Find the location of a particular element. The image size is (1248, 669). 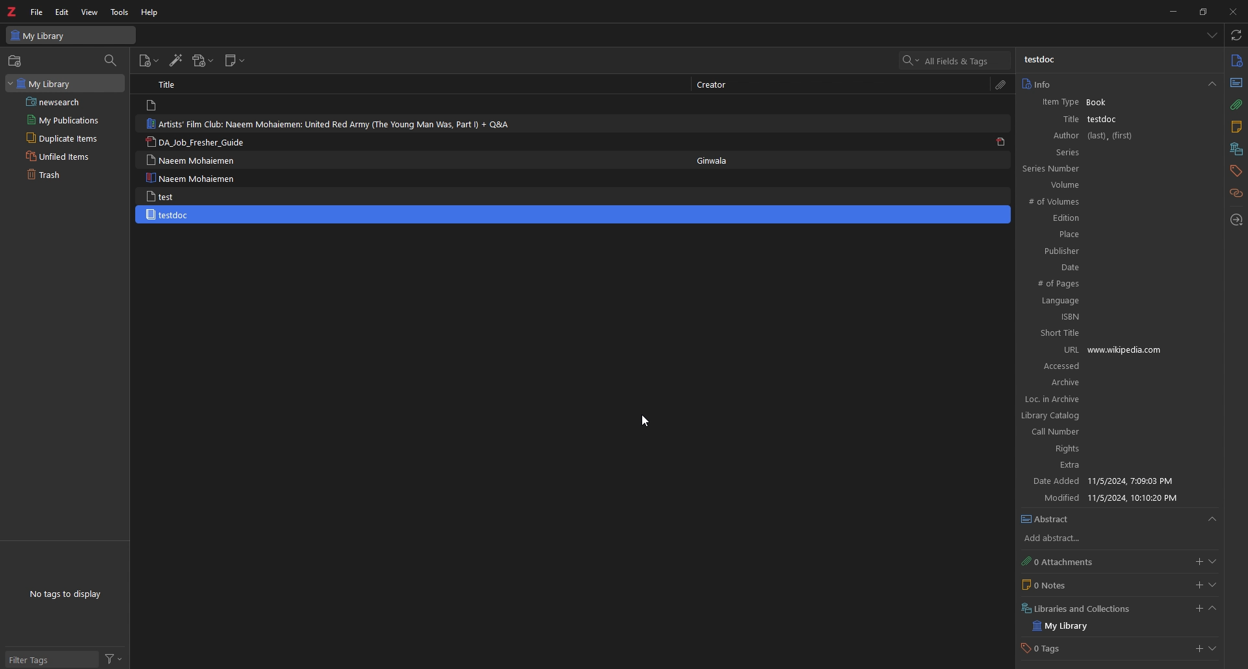

file is located at coordinates (37, 12).